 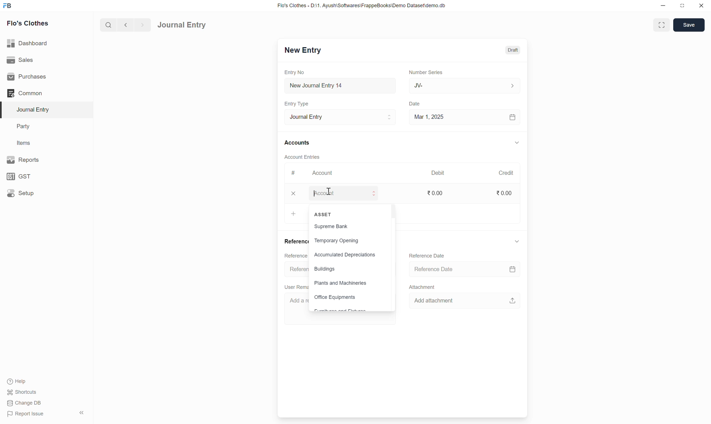 I want to click on Journal Entry, so click(x=340, y=117).